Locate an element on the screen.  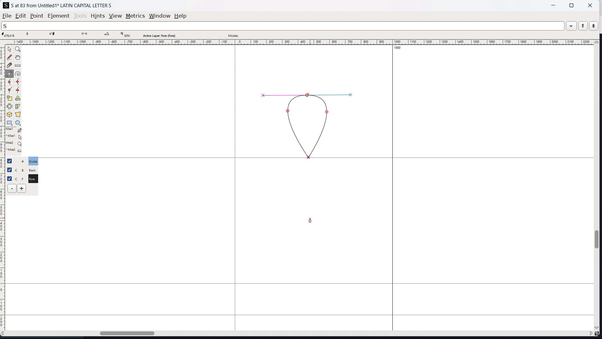
help is located at coordinates (181, 16).